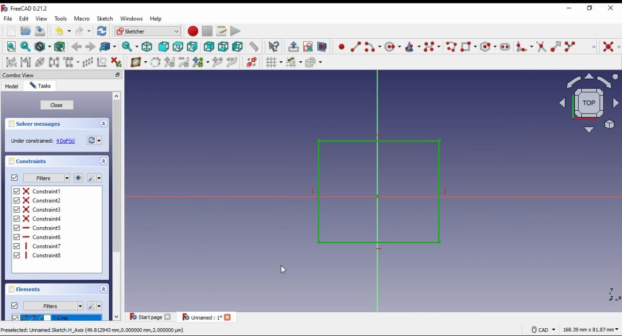  What do you see at coordinates (170, 63) in the screenshot?
I see `increase bspline degree` at bounding box center [170, 63].